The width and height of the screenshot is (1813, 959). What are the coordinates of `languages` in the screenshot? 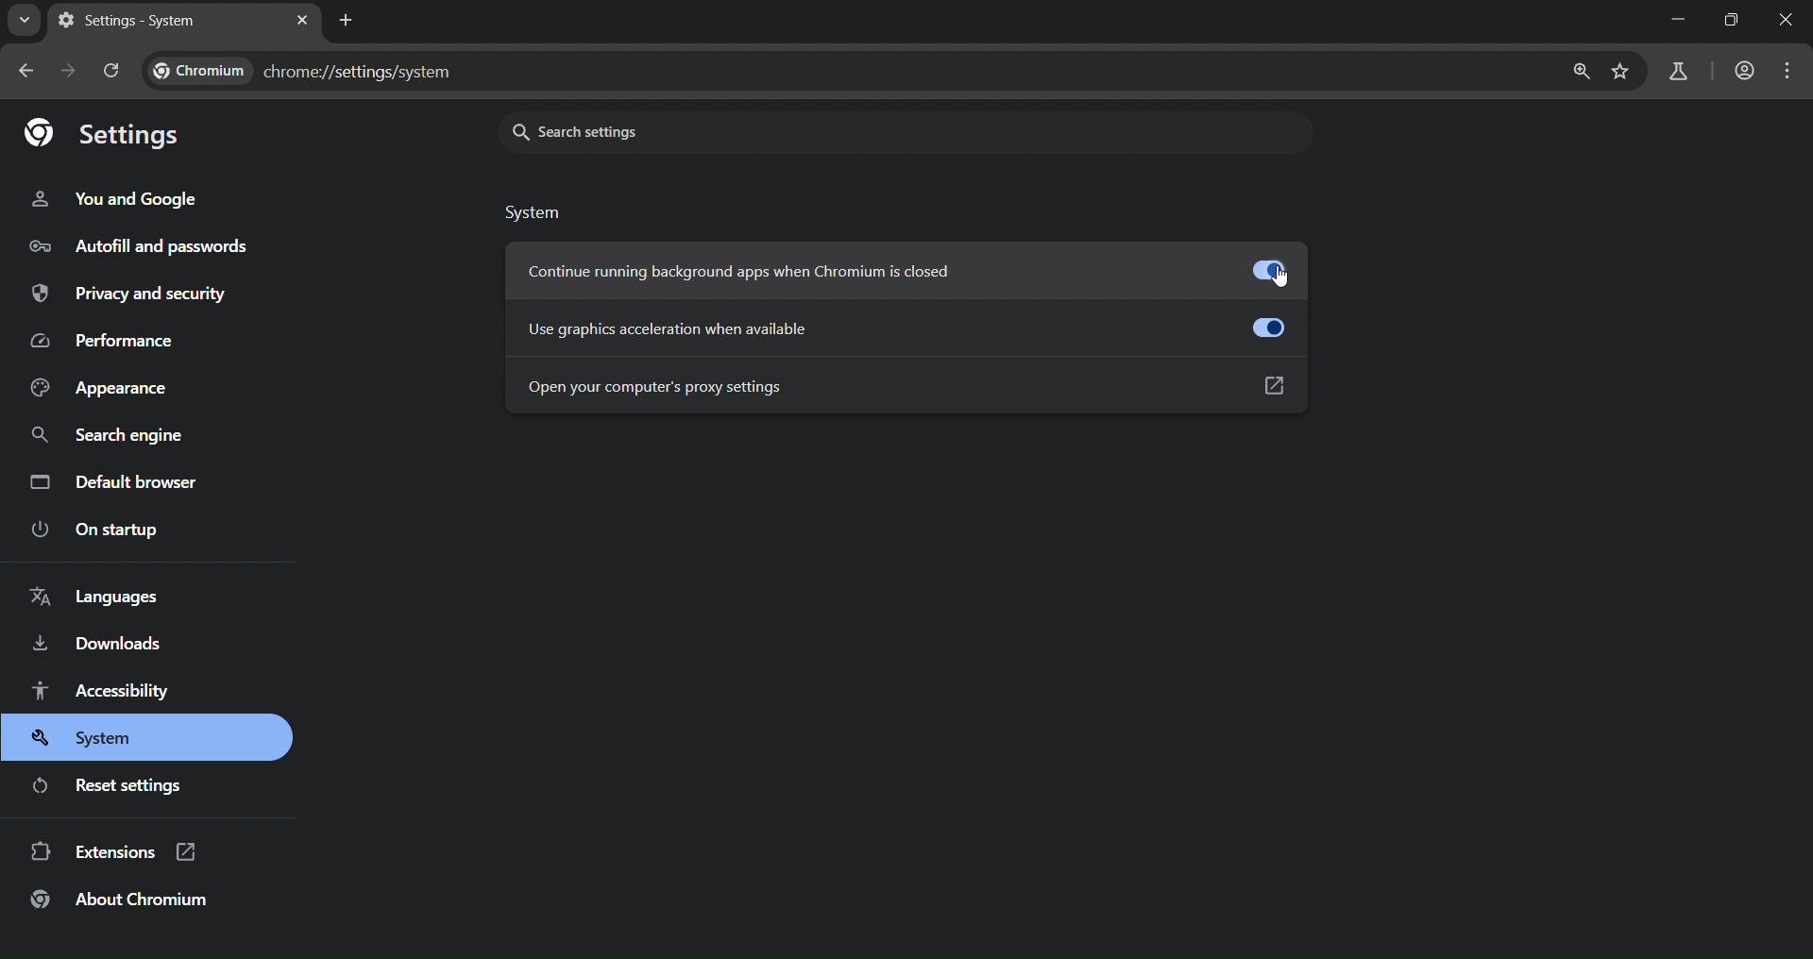 It's located at (96, 597).